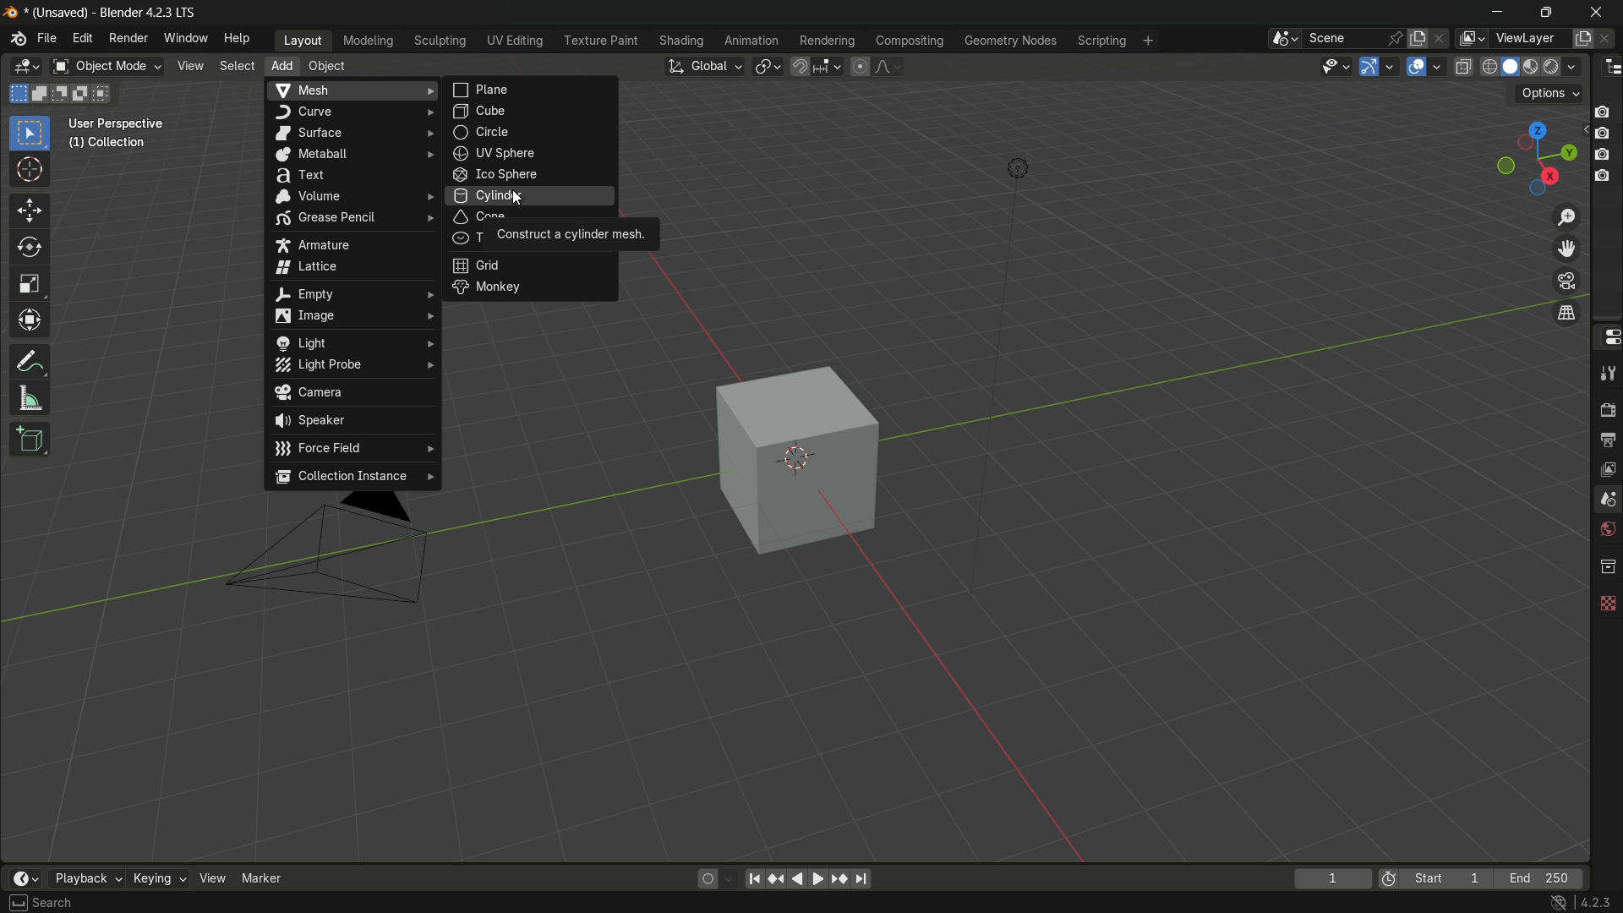 The height and width of the screenshot is (913, 1623). What do you see at coordinates (1545, 13) in the screenshot?
I see `maximize or restore` at bounding box center [1545, 13].